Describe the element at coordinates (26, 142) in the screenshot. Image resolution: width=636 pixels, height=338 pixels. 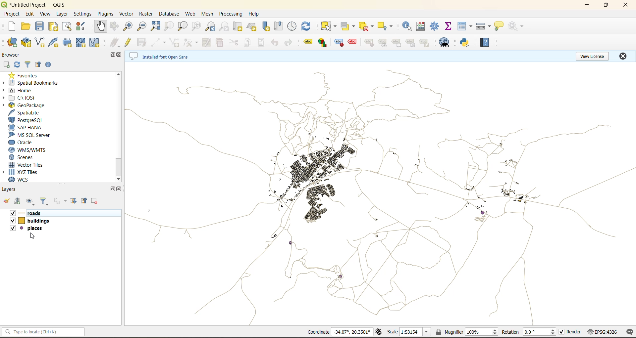
I see `oracle` at that location.